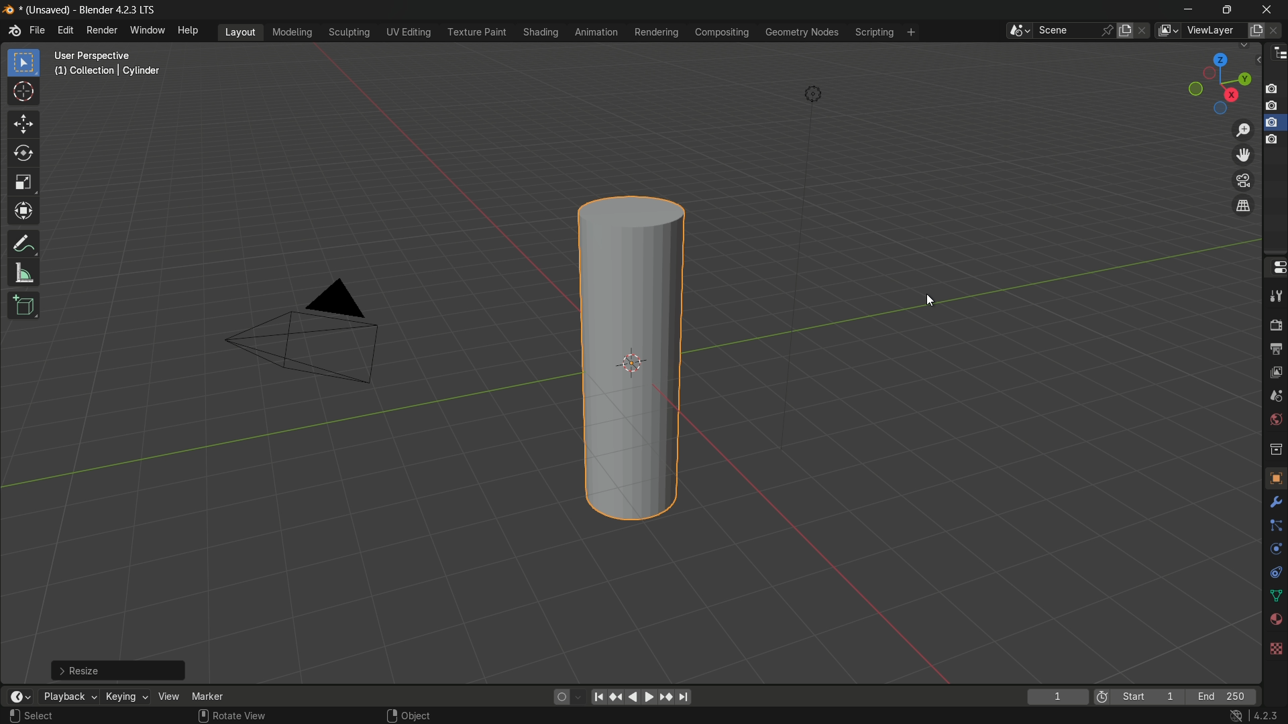 The width and height of the screenshot is (1288, 724). What do you see at coordinates (148, 32) in the screenshot?
I see `window menu` at bounding box center [148, 32].